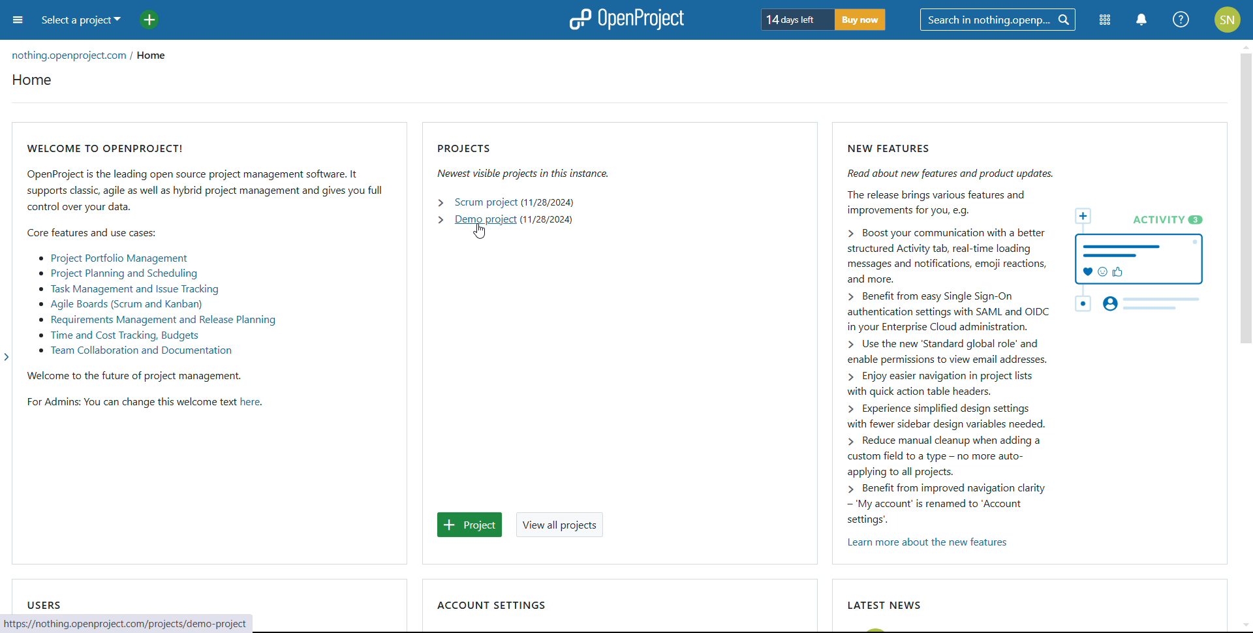  What do you see at coordinates (1181, 20) in the screenshot?
I see `help` at bounding box center [1181, 20].